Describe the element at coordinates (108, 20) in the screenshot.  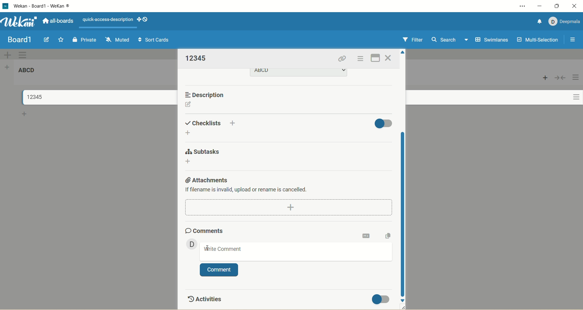
I see `text` at that location.